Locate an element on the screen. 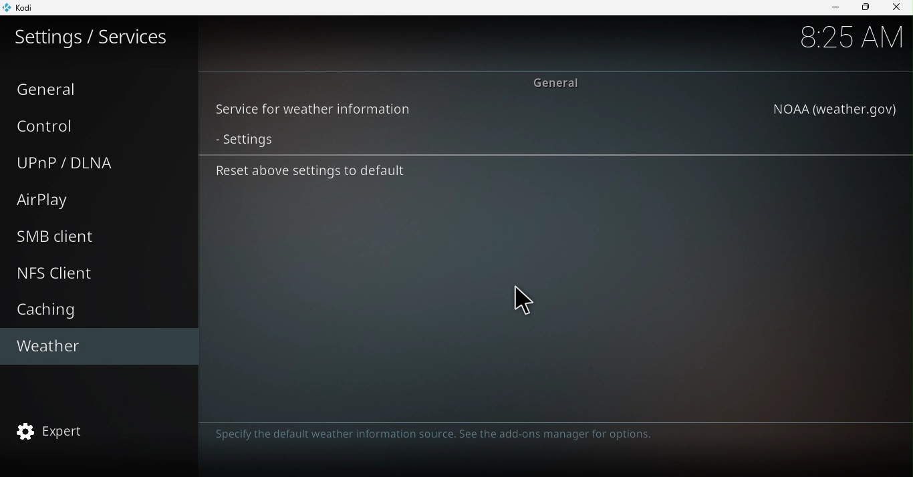  Settings/Services is located at coordinates (94, 42).